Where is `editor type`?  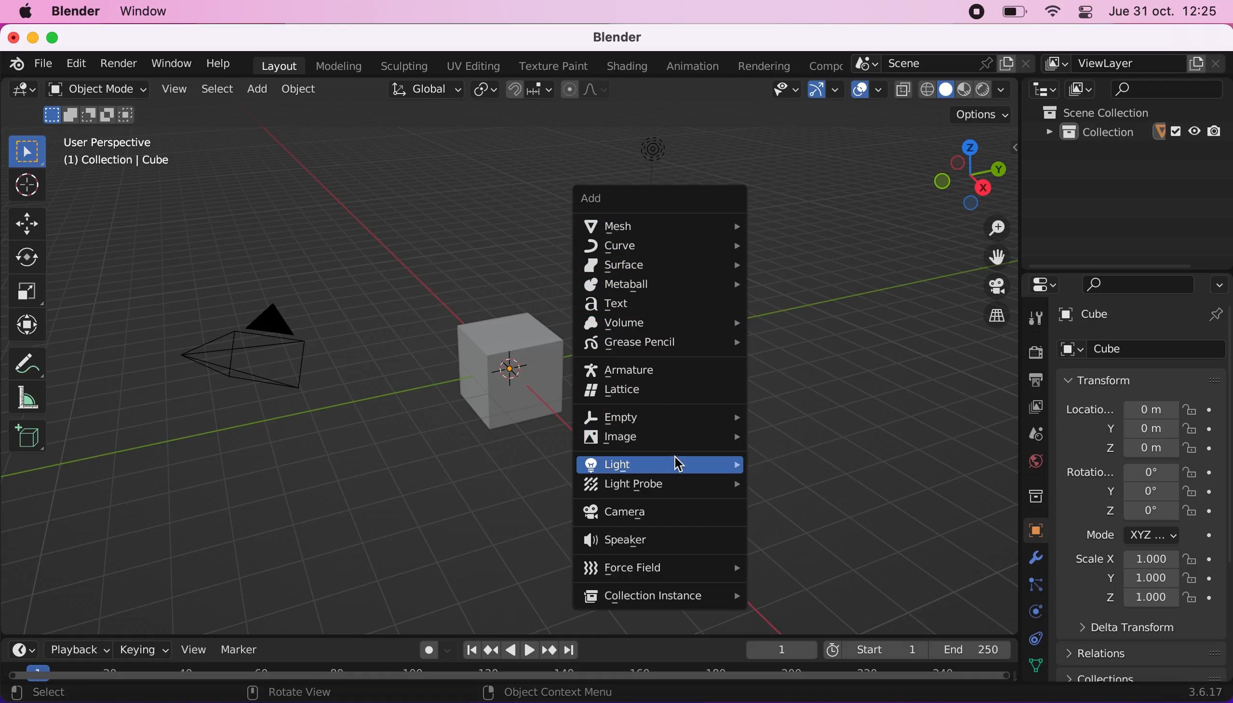 editor type is located at coordinates (21, 94).